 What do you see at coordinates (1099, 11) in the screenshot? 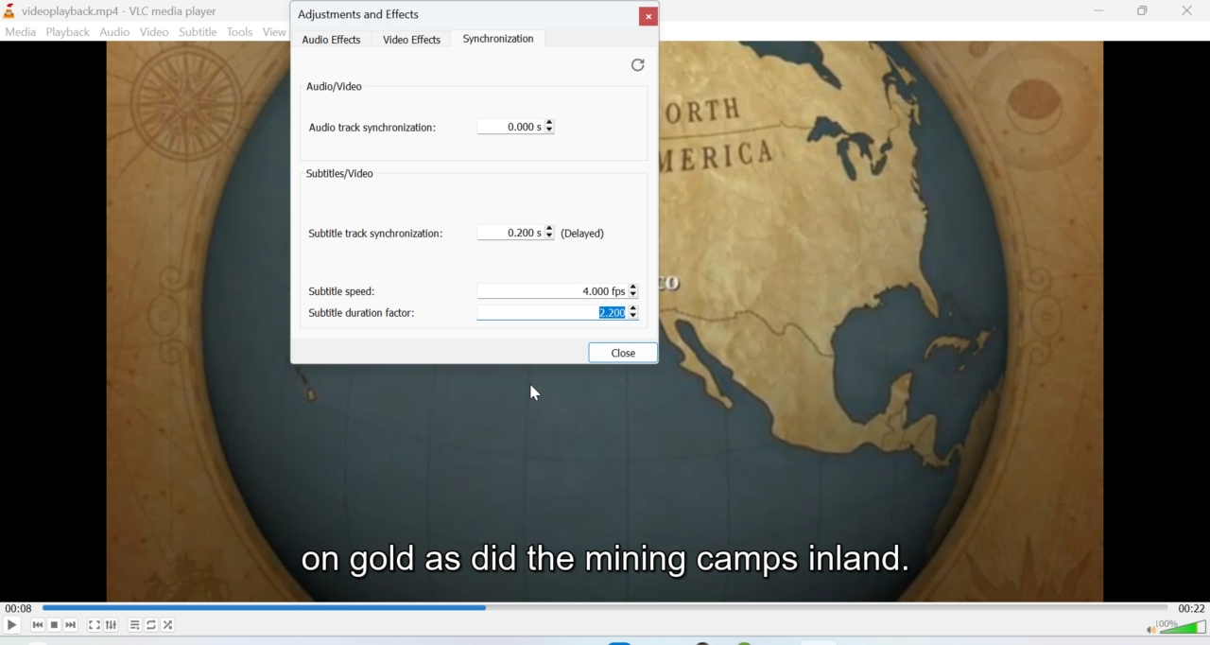
I see `Minimise` at bounding box center [1099, 11].